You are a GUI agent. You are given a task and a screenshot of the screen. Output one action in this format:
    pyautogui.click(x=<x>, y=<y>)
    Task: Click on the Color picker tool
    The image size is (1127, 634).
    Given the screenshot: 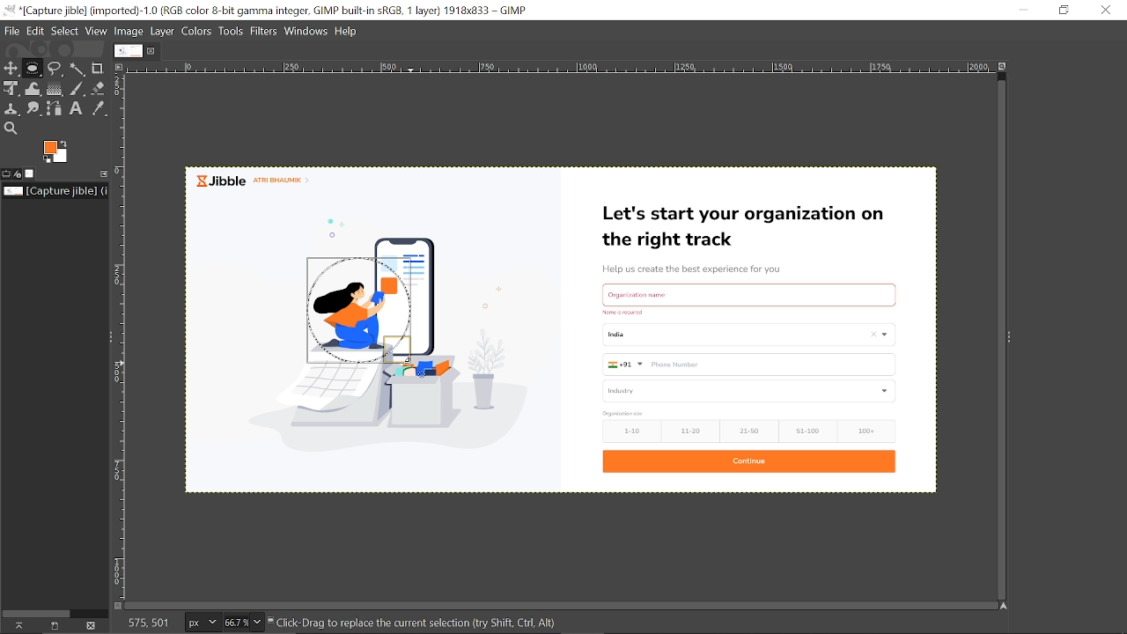 What is the action you would take?
    pyautogui.click(x=98, y=109)
    